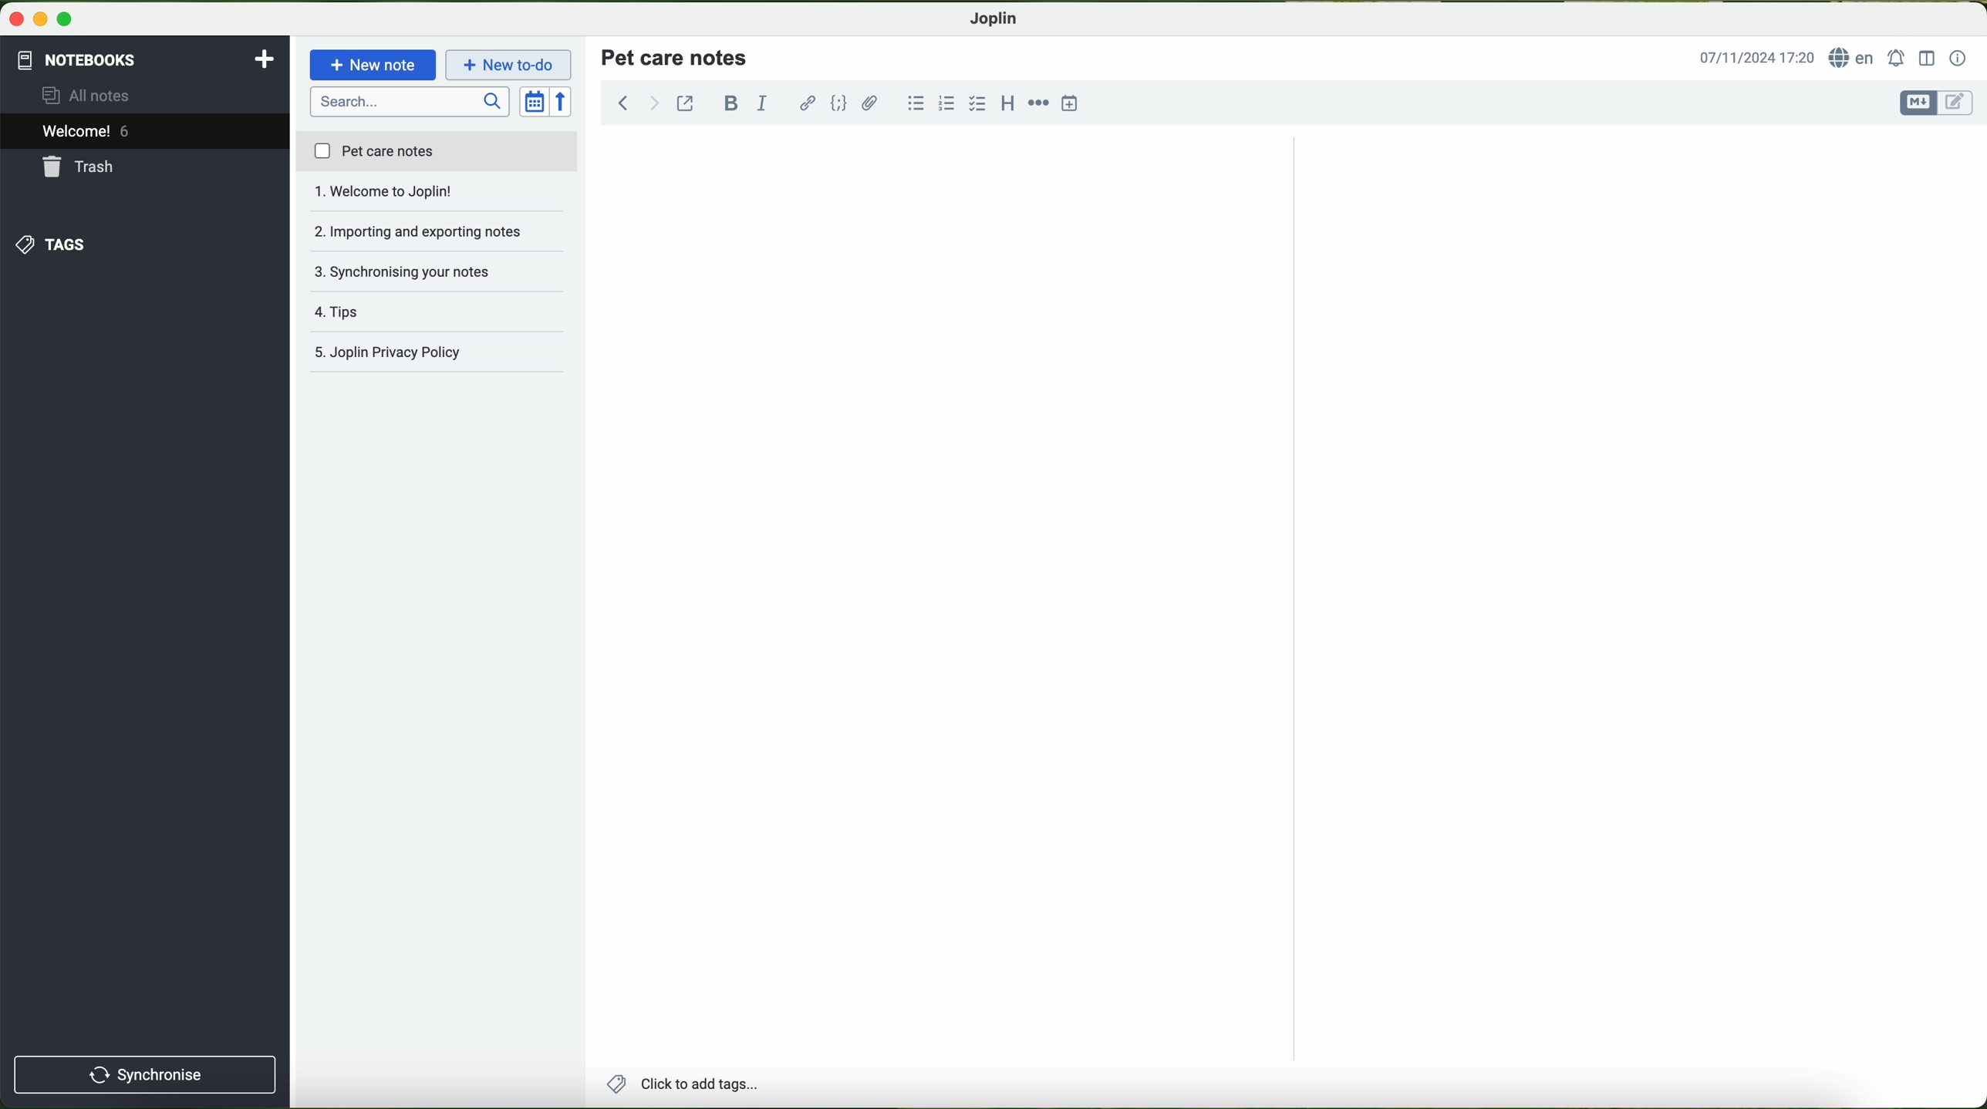 This screenshot has width=1987, height=1109. I want to click on synchronise button, so click(145, 1074).